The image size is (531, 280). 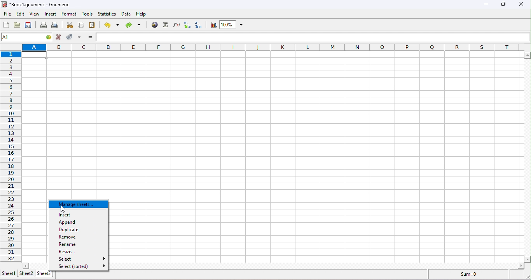 I want to click on edit a function in the current cell, so click(x=176, y=24).